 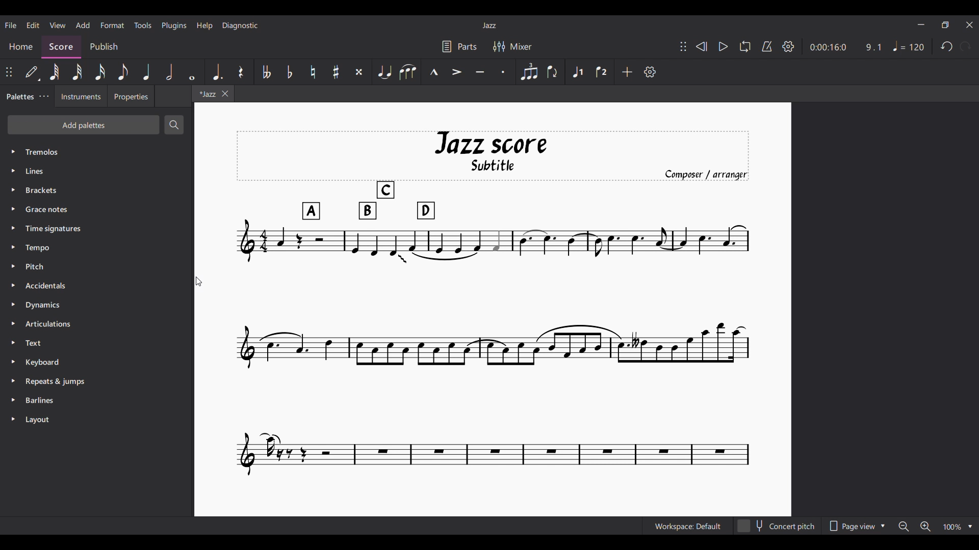 What do you see at coordinates (96, 324) in the screenshot?
I see `Articulations` at bounding box center [96, 324].